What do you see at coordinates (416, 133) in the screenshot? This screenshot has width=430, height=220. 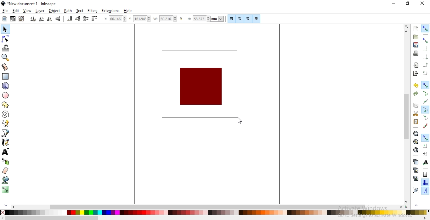 I see `zoom to fit selection` at bounding box center [416, 133].